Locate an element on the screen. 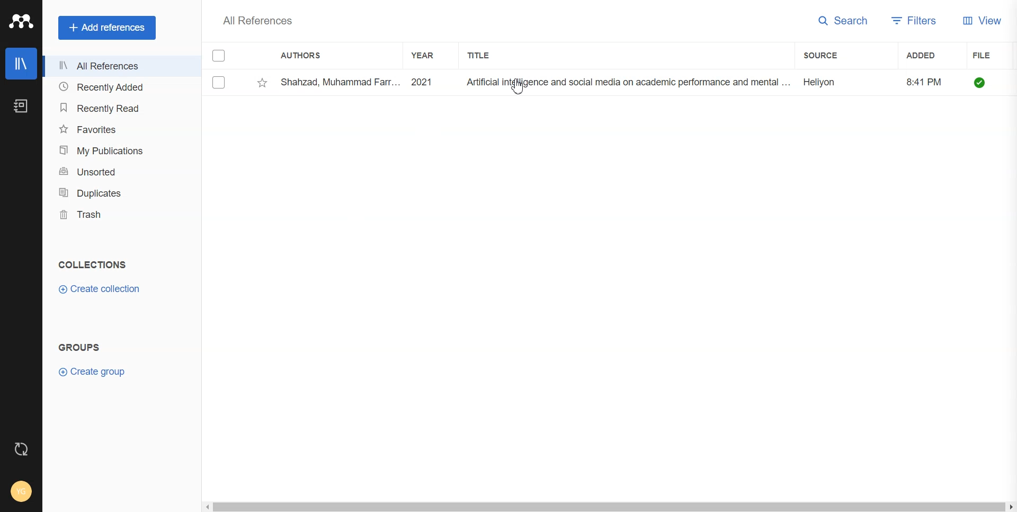 The height and width of the screenshot is (512, 1017). Duplicates is located at coordinates (120, 193).